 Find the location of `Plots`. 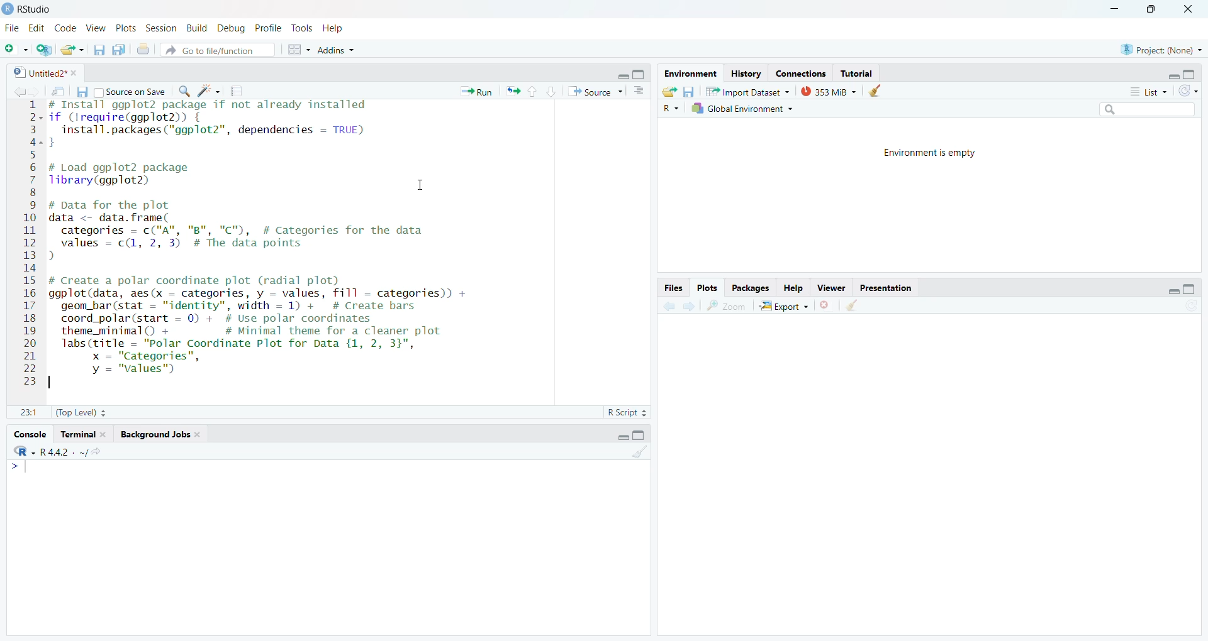

Plots is located at coordinates (708, 288).